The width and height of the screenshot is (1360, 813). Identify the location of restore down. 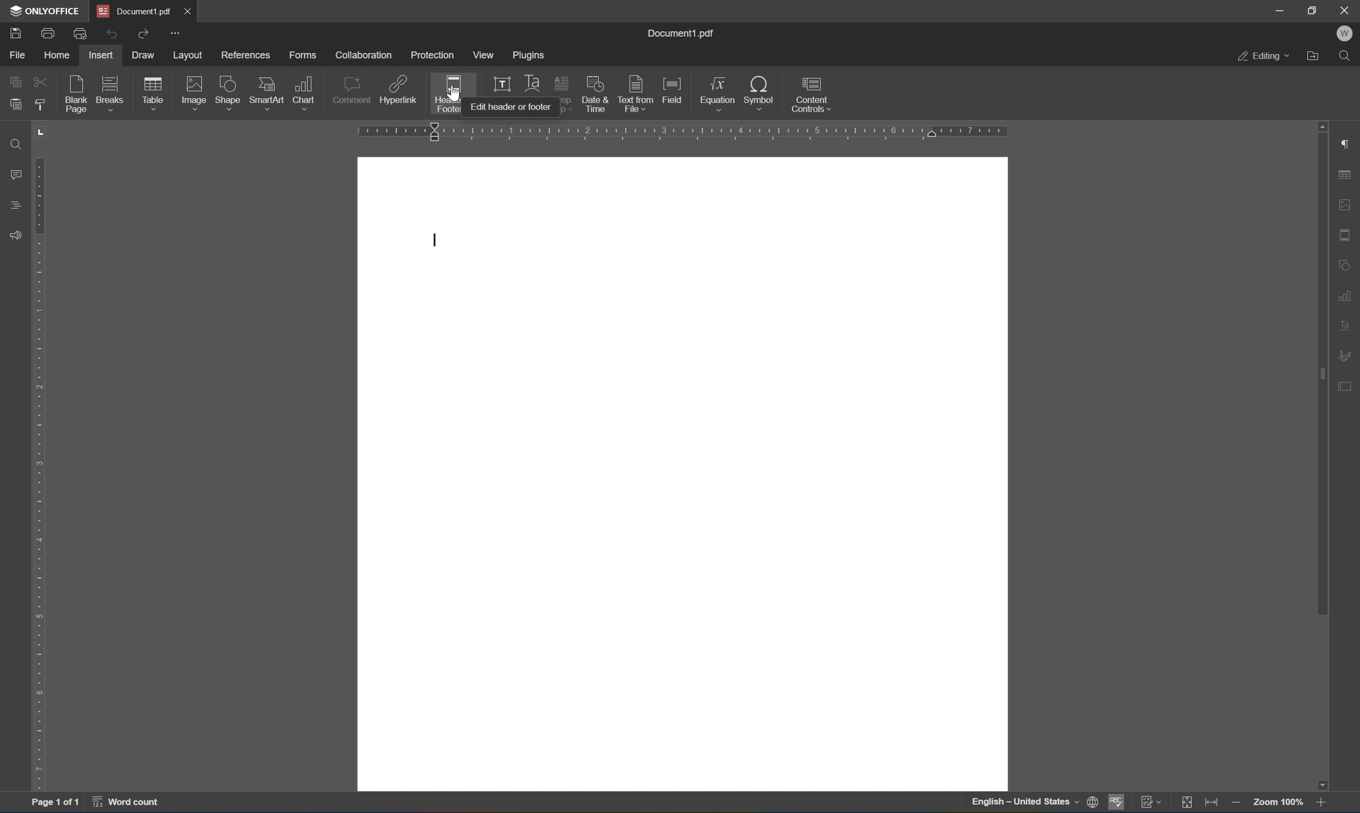
(1315, 10).